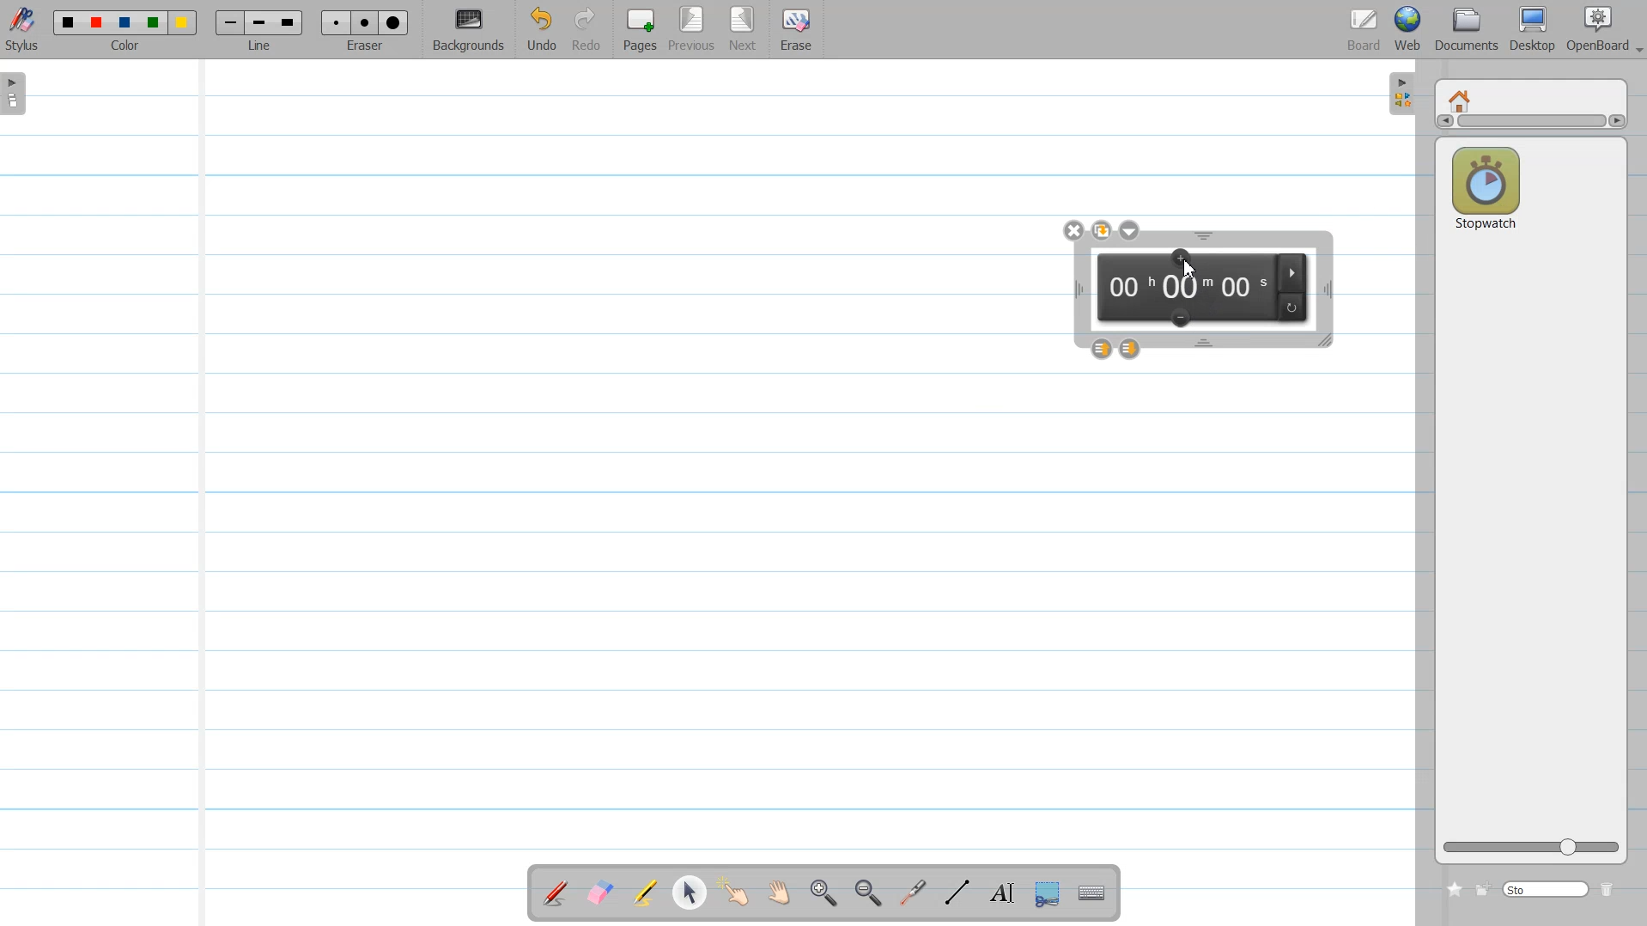 The image size is (1647, 926). What do you see at coordinates (587, 30) in the screenshot?
I see `Redo` at bounding box center [587, 30].